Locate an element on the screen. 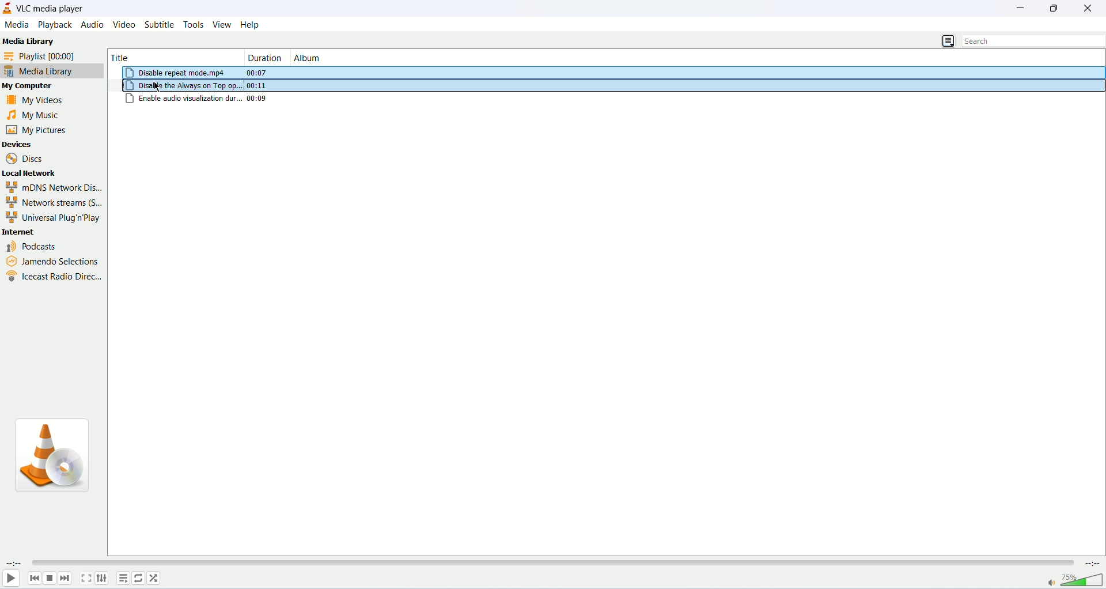  VLC icon is located at coordinates (58, 459).